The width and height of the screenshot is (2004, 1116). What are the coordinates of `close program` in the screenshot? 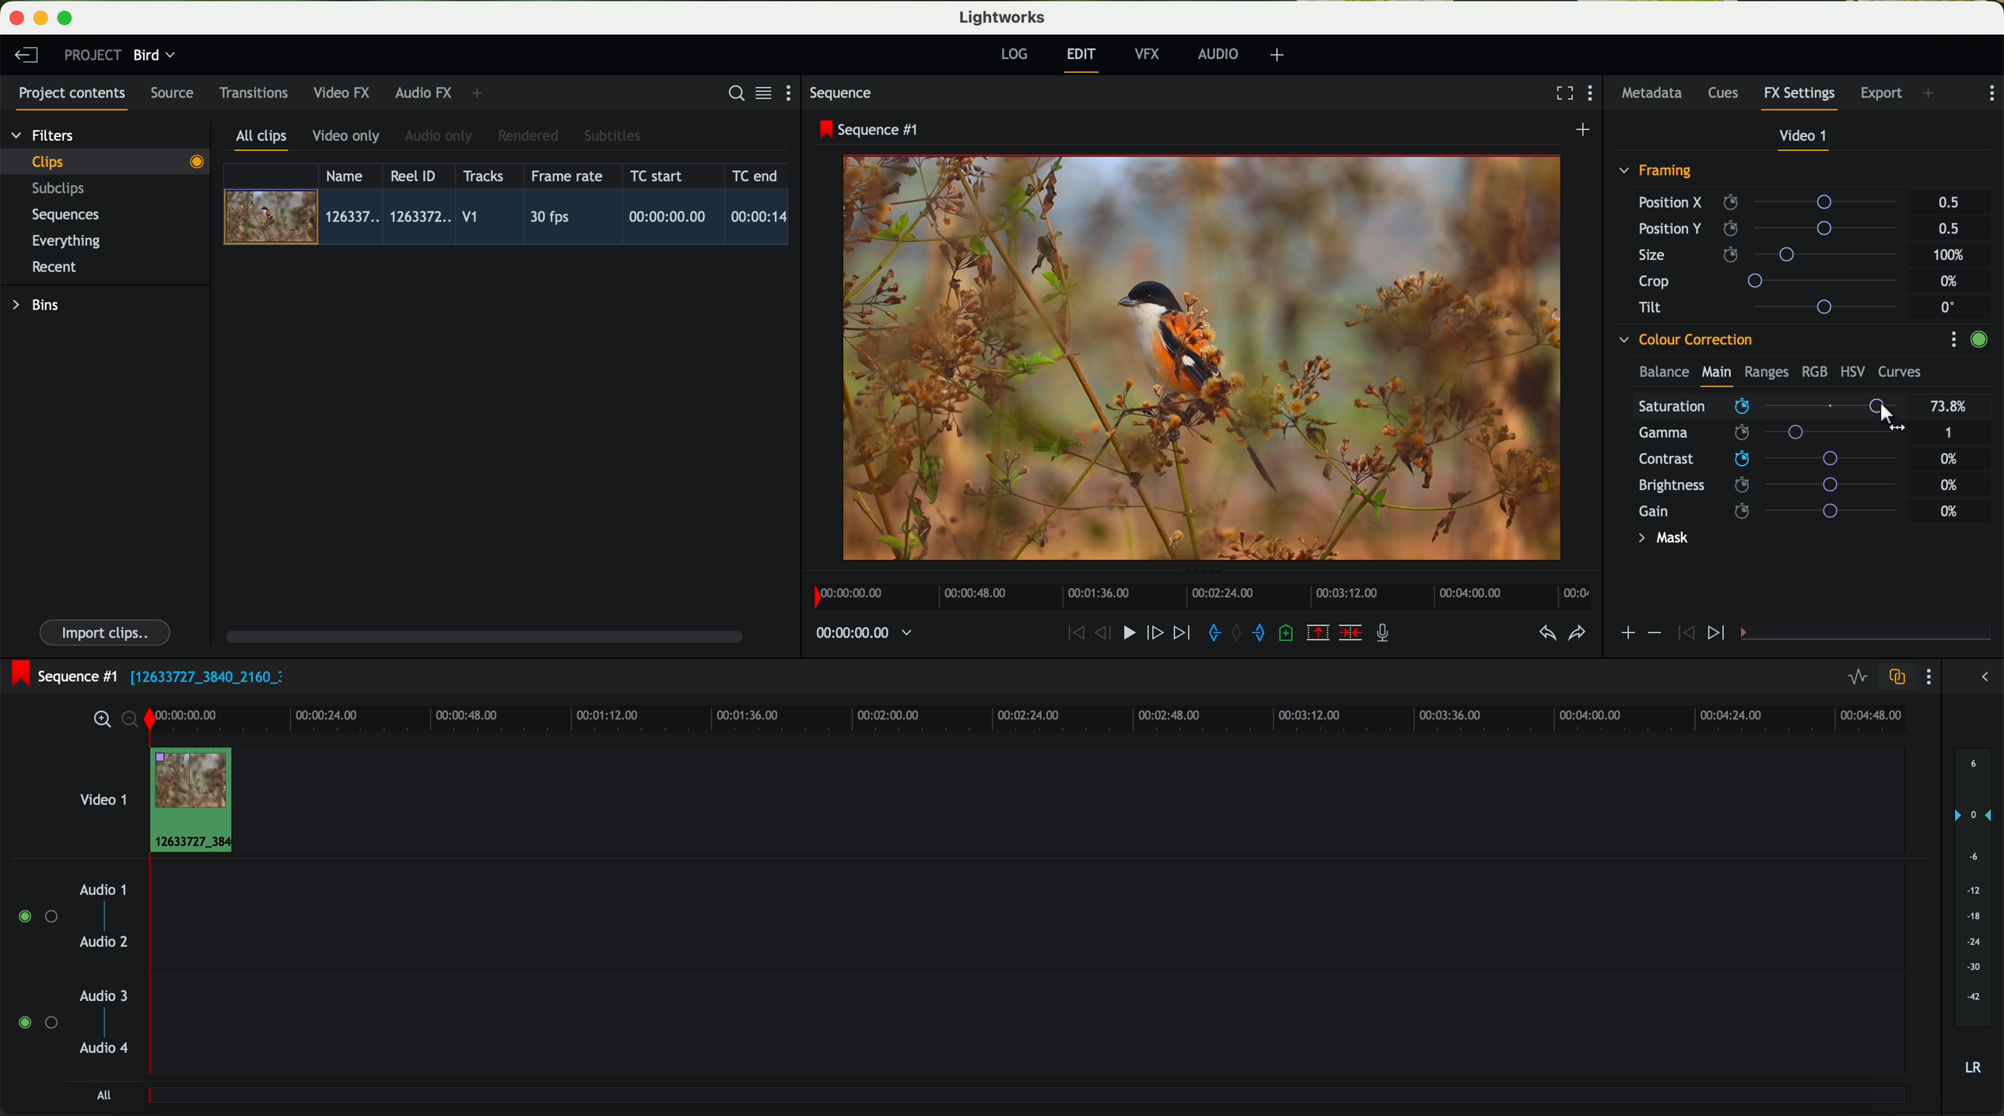 It's located at (16, 18).